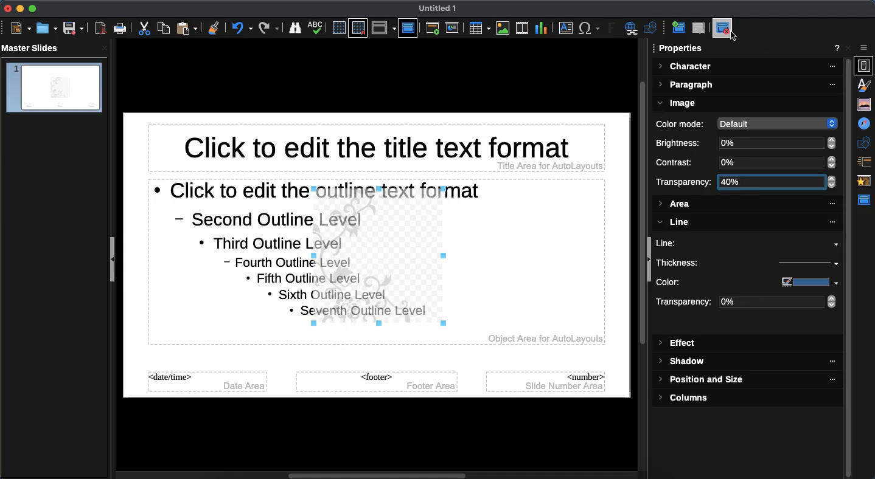  What do you see at coordinates (375, 150) in the screenshot?
I see `Master slide title` at bounding box center [375, 150].